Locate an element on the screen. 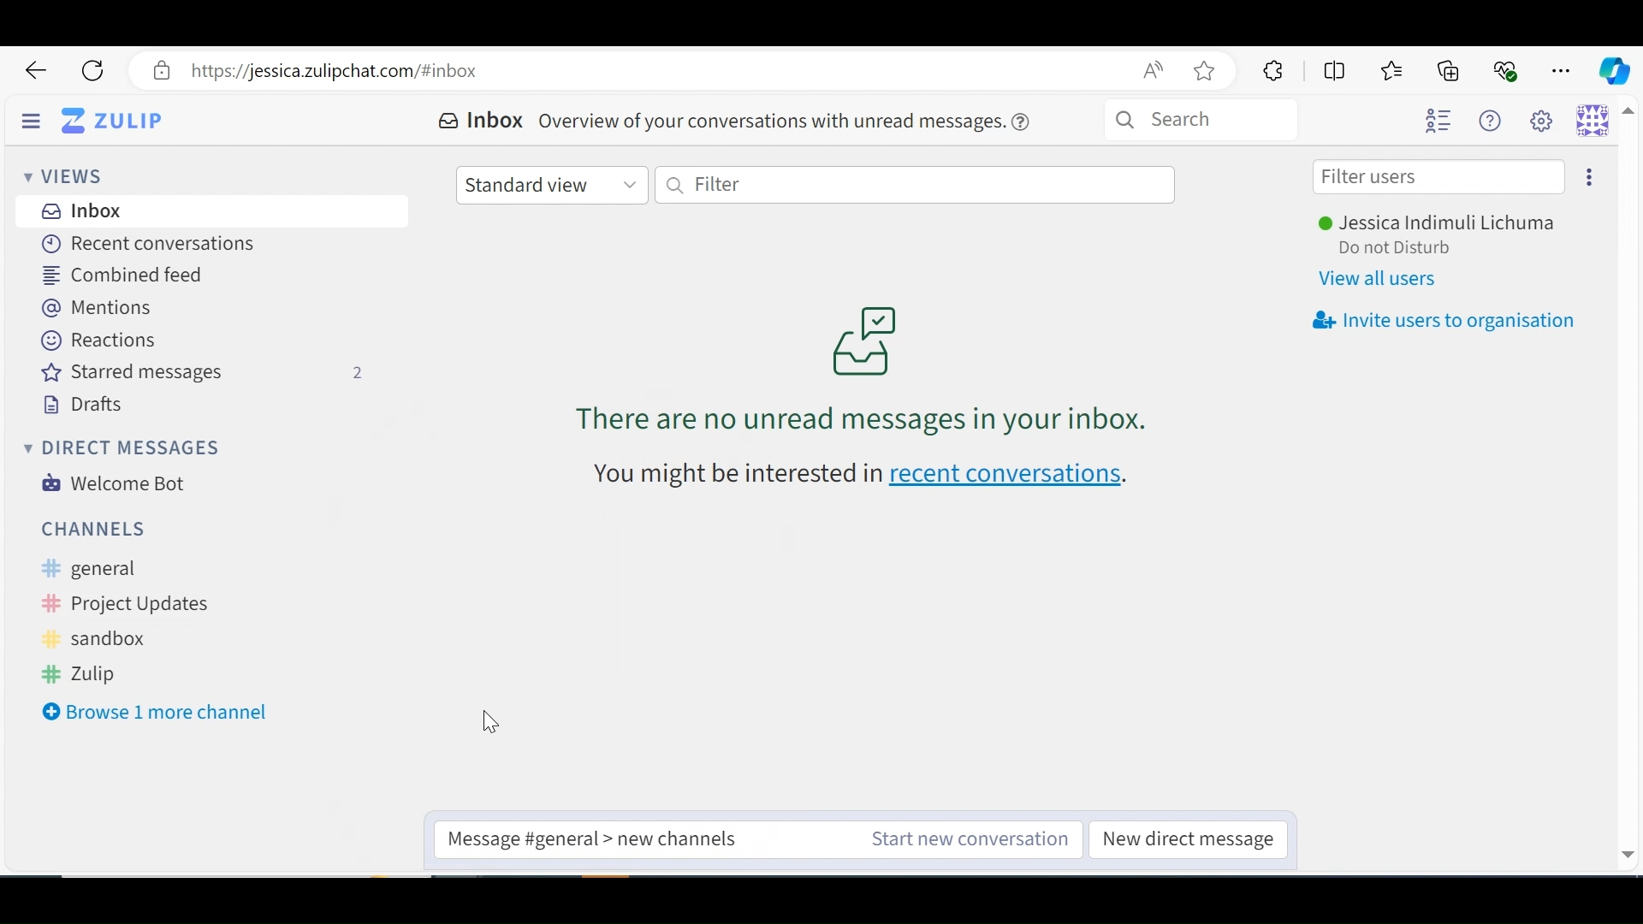  View all users is located at coordinates (1383, 279).